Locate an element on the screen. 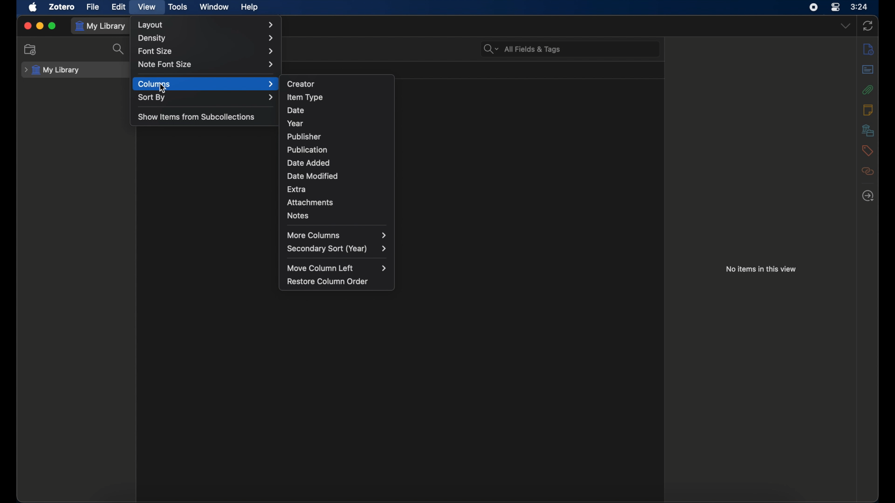  related is located at coordinates (867, 171).